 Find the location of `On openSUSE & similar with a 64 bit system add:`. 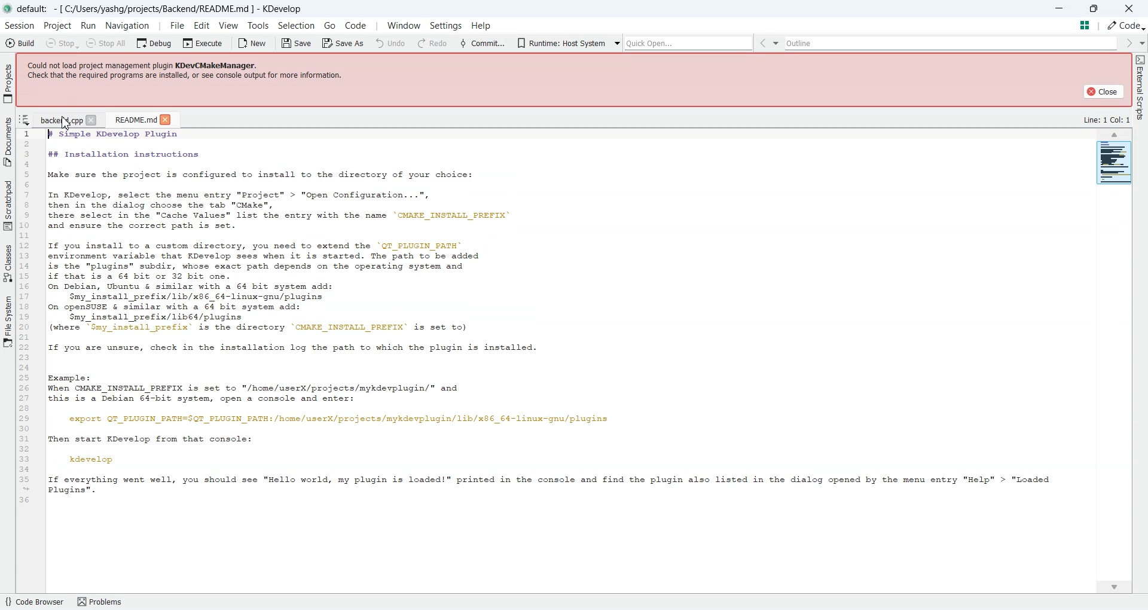

On openSUSE & similar with a 64 bit system add: is located at coordinates (173, 307).